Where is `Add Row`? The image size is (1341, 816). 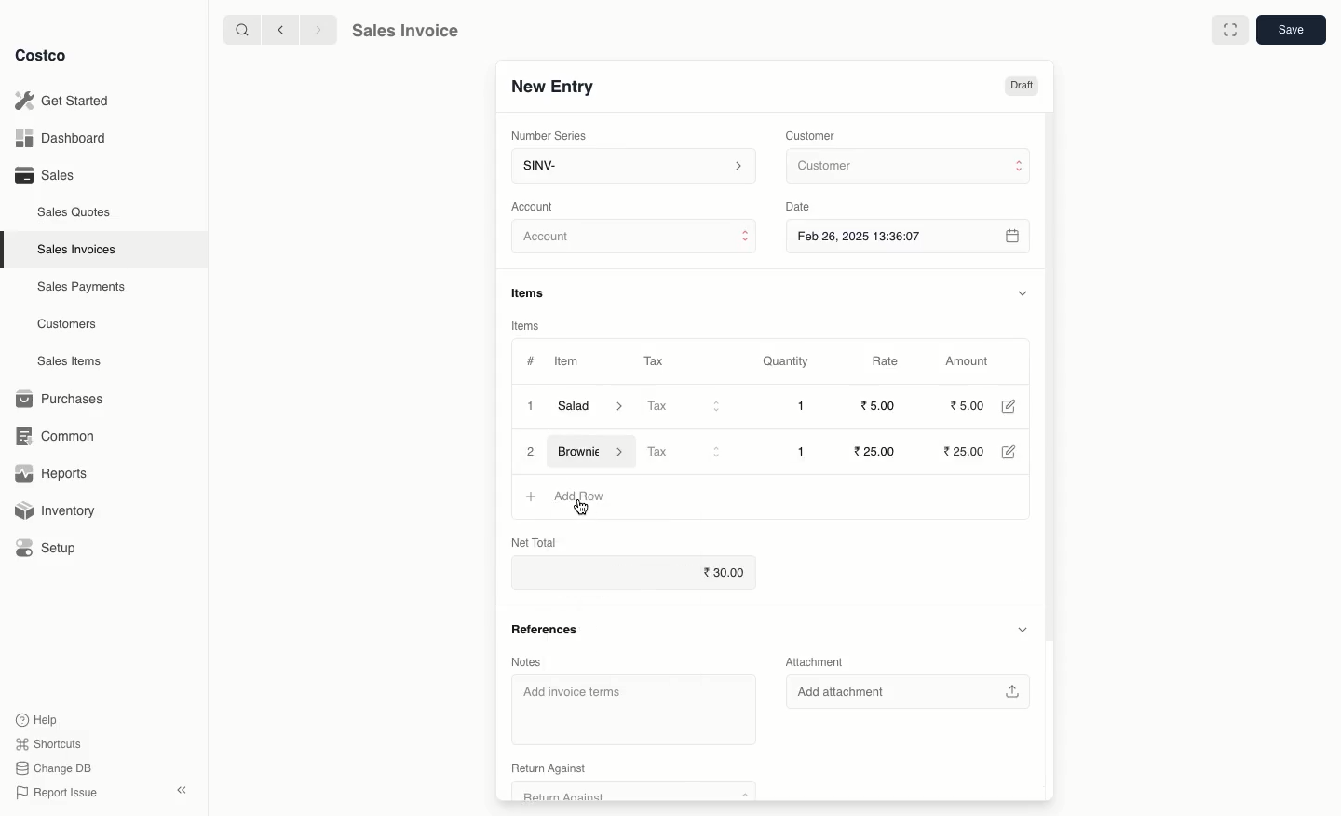 Add Row is located at coordinates (578, 496).